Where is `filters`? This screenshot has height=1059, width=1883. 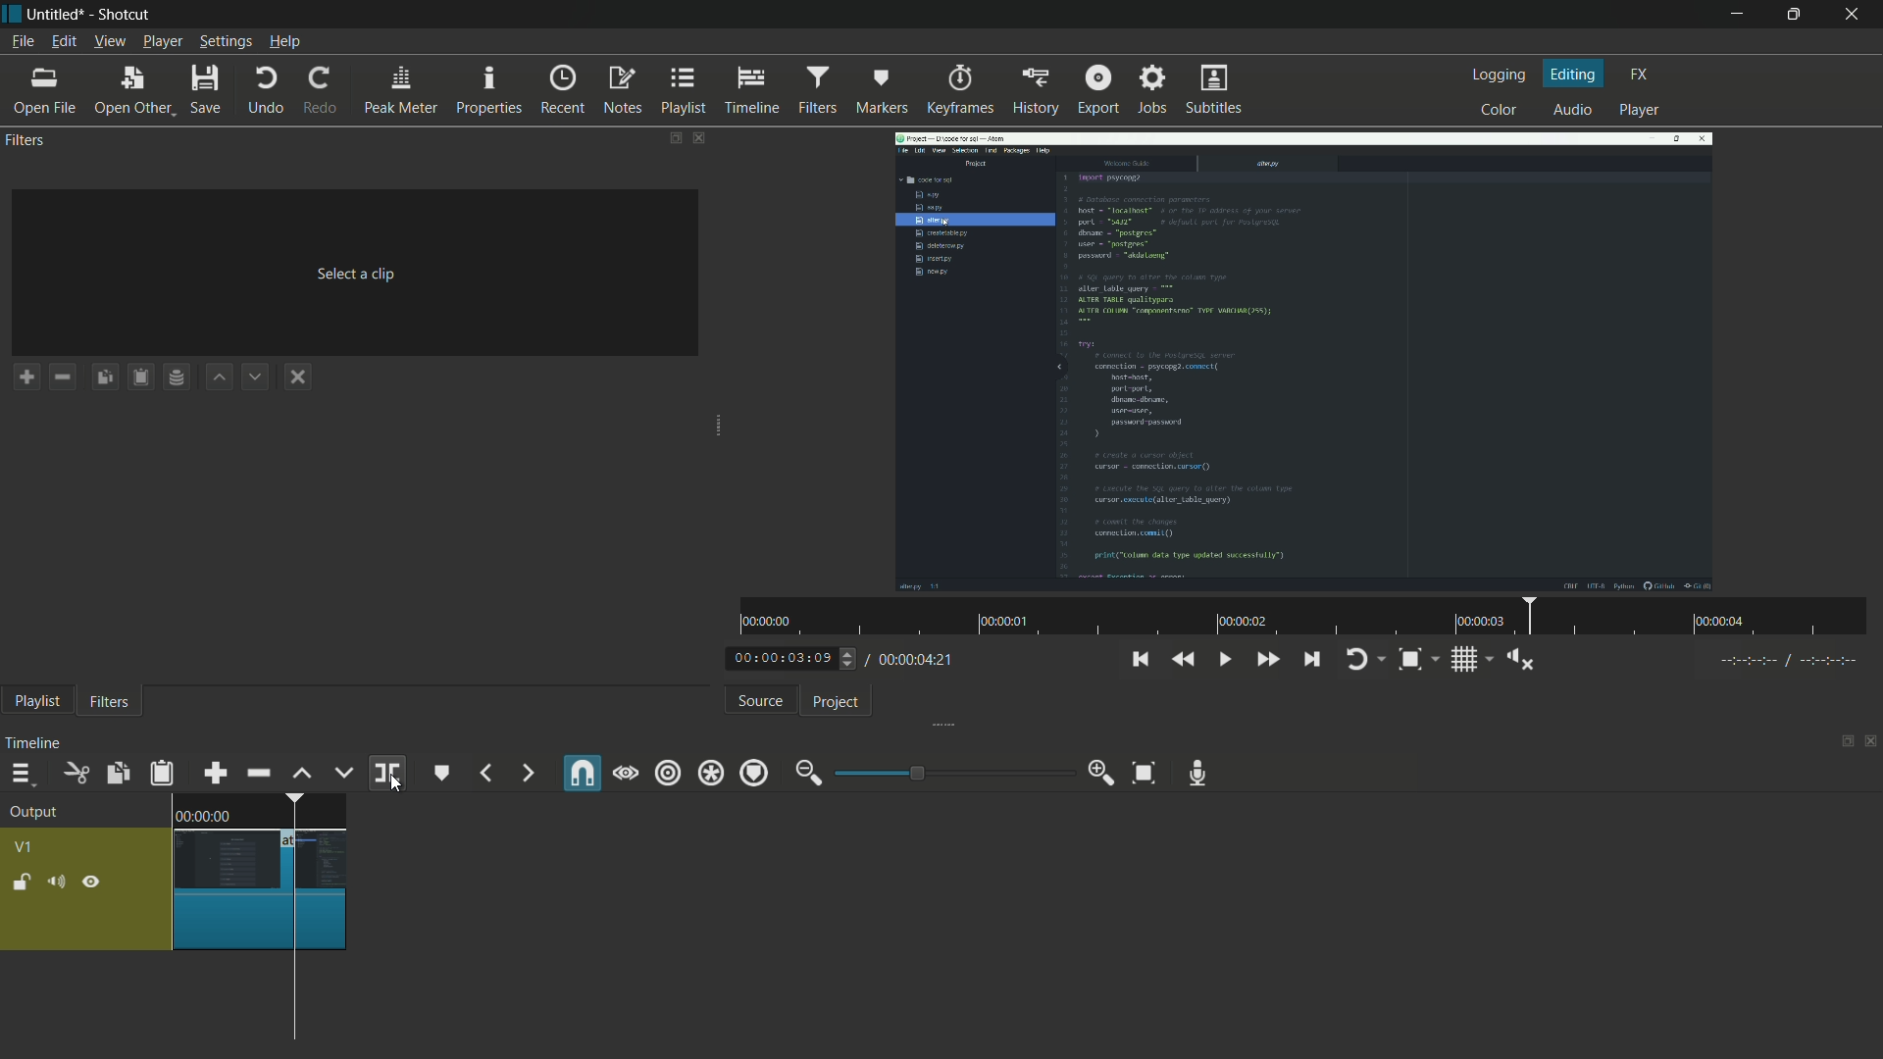 filters is located at coordinates (816, 91).